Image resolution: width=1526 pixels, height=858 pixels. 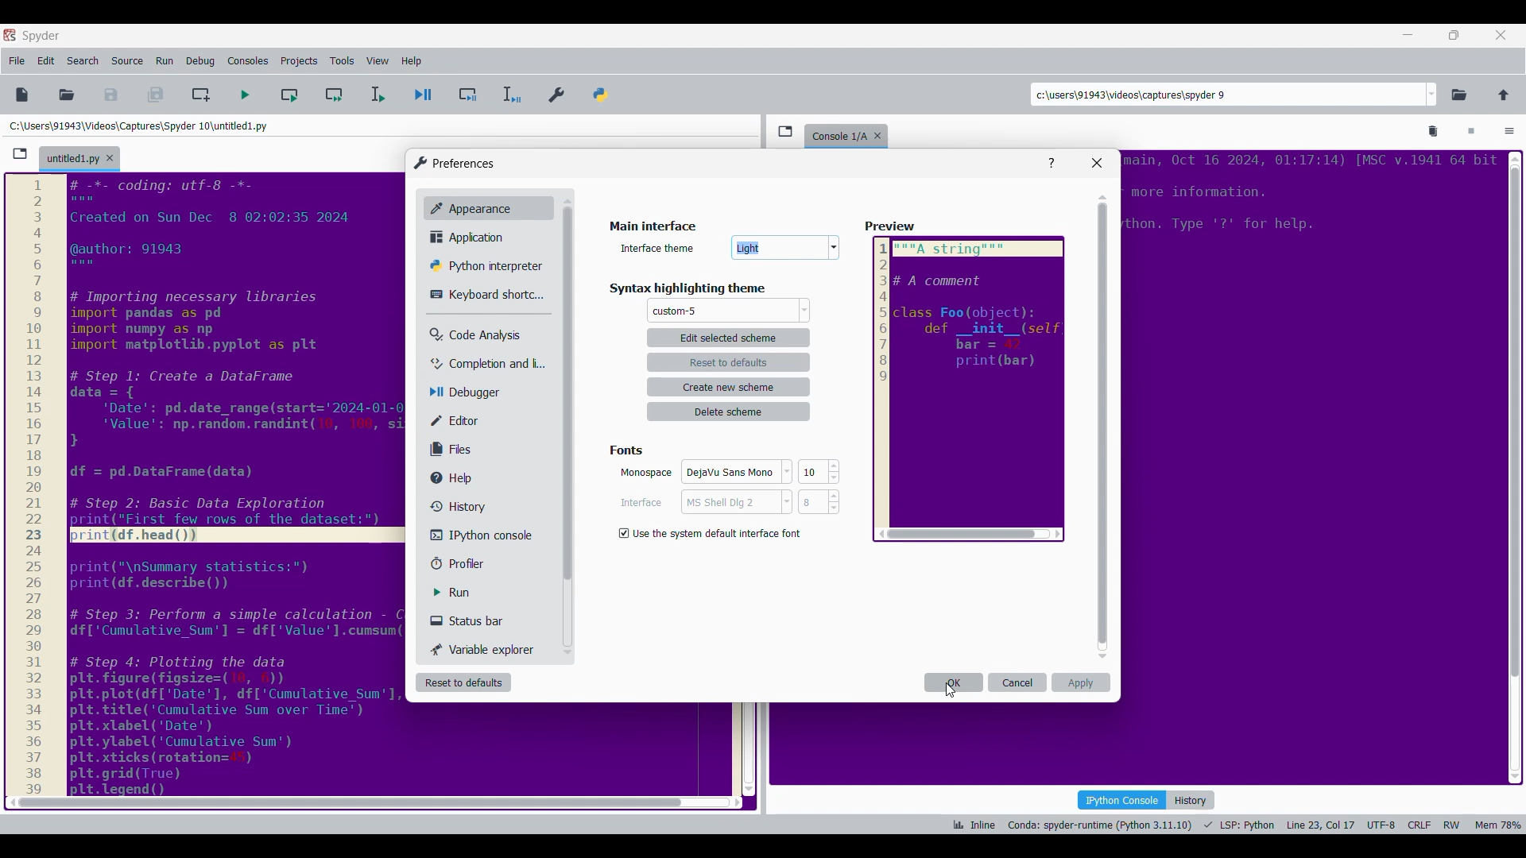 What do you see at coordinates (1192, 800) in the screenshot?
I see `History` at bounding box center [1192, 800].